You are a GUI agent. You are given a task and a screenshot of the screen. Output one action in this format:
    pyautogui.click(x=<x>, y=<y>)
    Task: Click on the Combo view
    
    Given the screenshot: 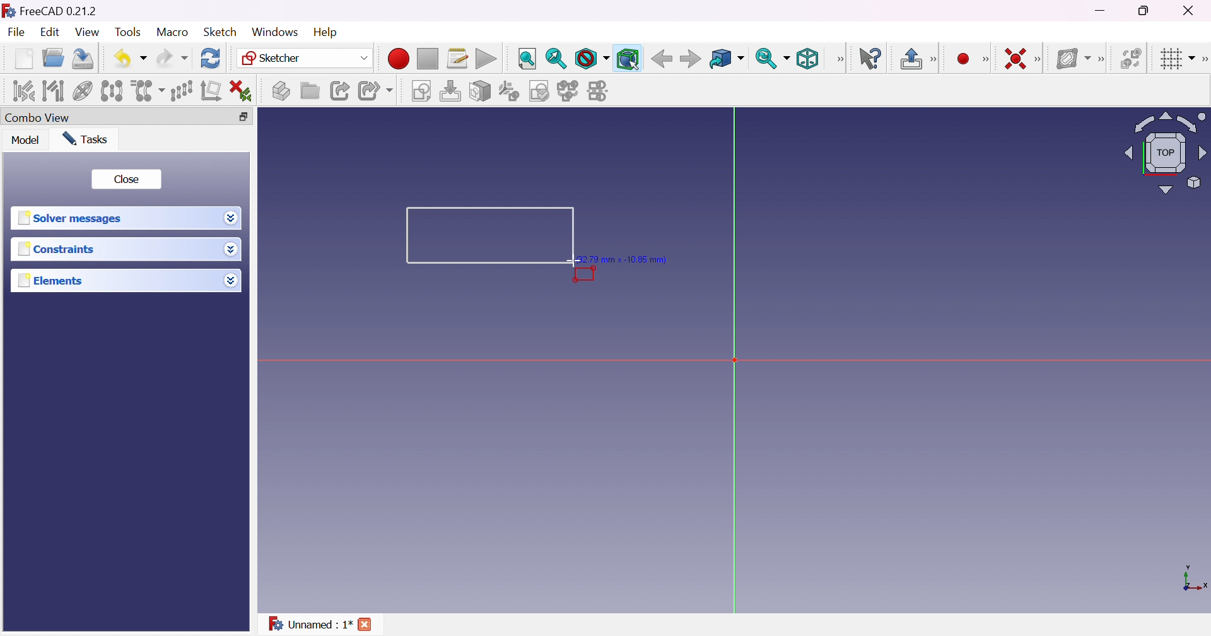 What is the action you would take?
    pyautogui.click(x=38, y=117)
    